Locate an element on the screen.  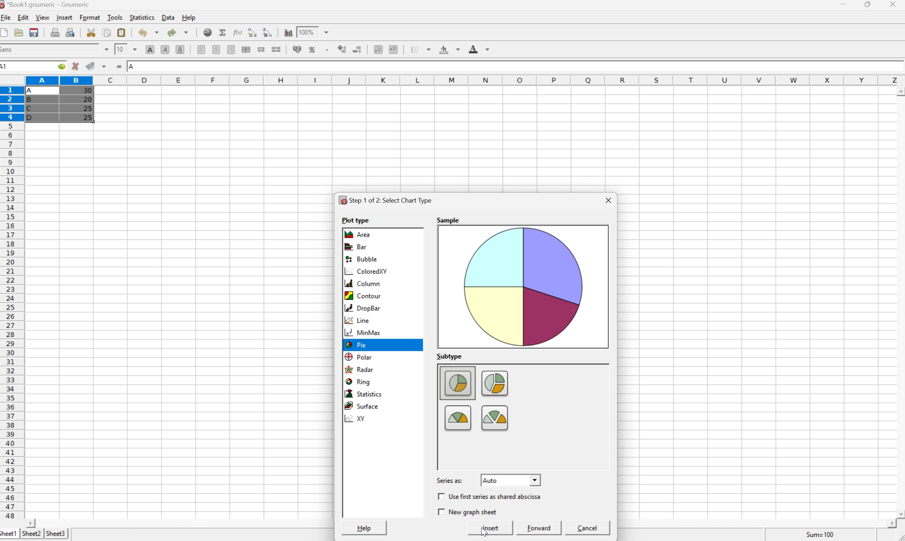
Forward is located at coordinates (539, 528).